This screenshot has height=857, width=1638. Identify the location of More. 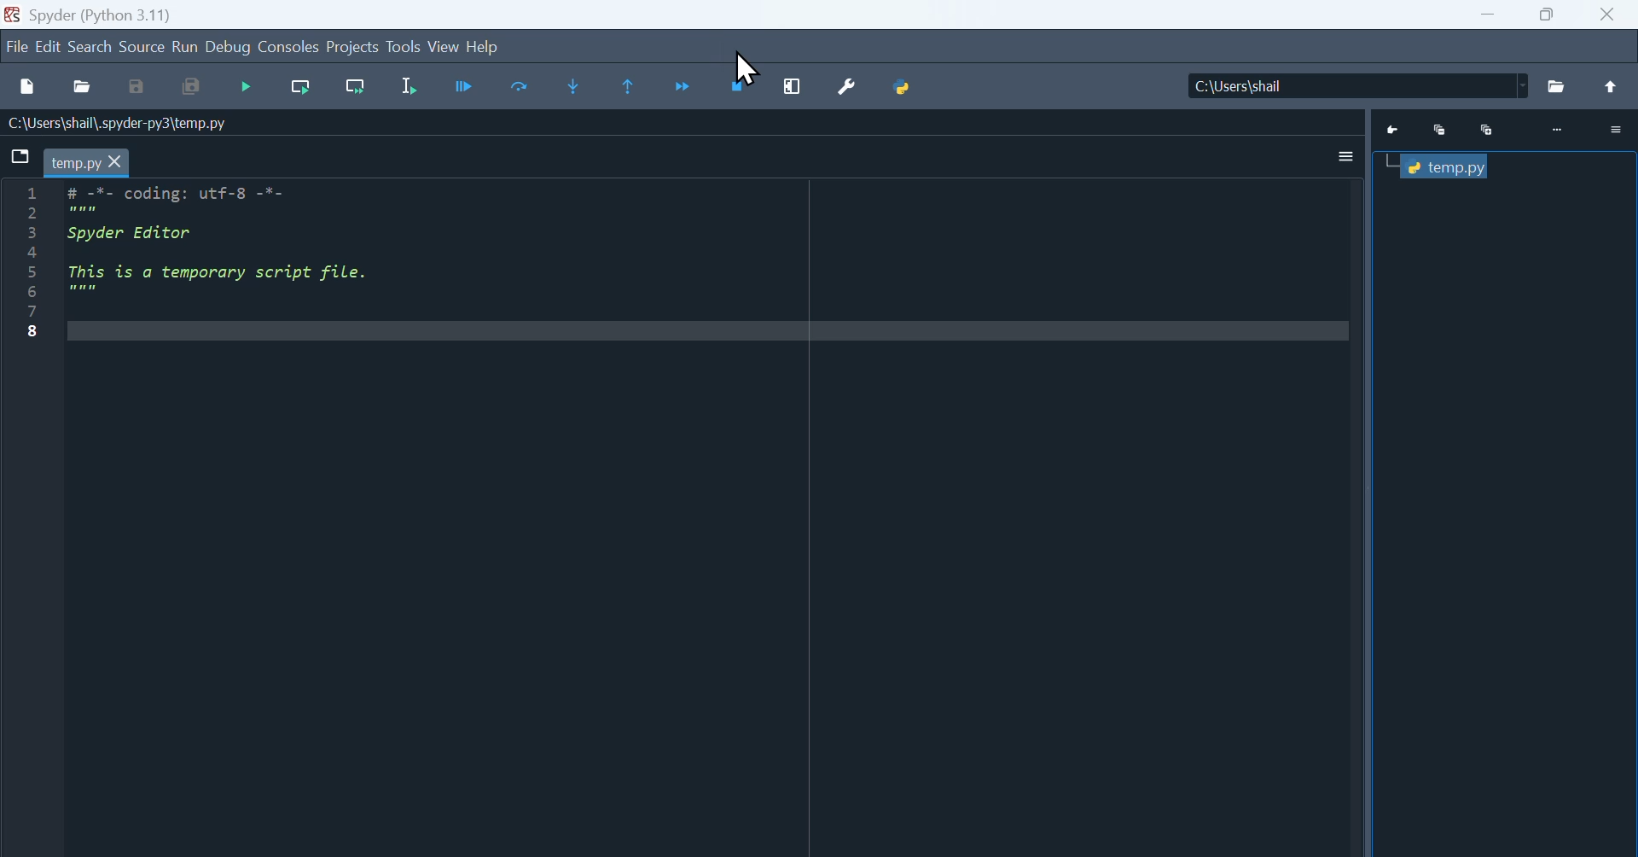
(1555, 132).